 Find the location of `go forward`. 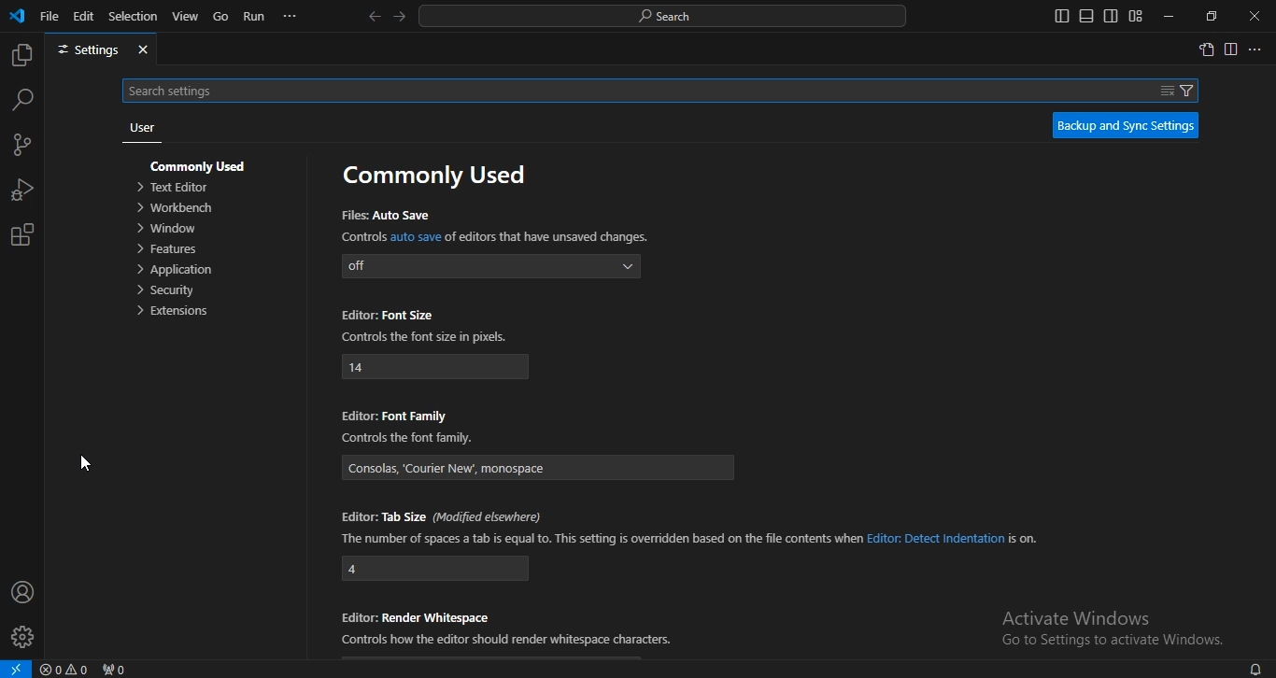

go forward is located at coordinates (401, 15).